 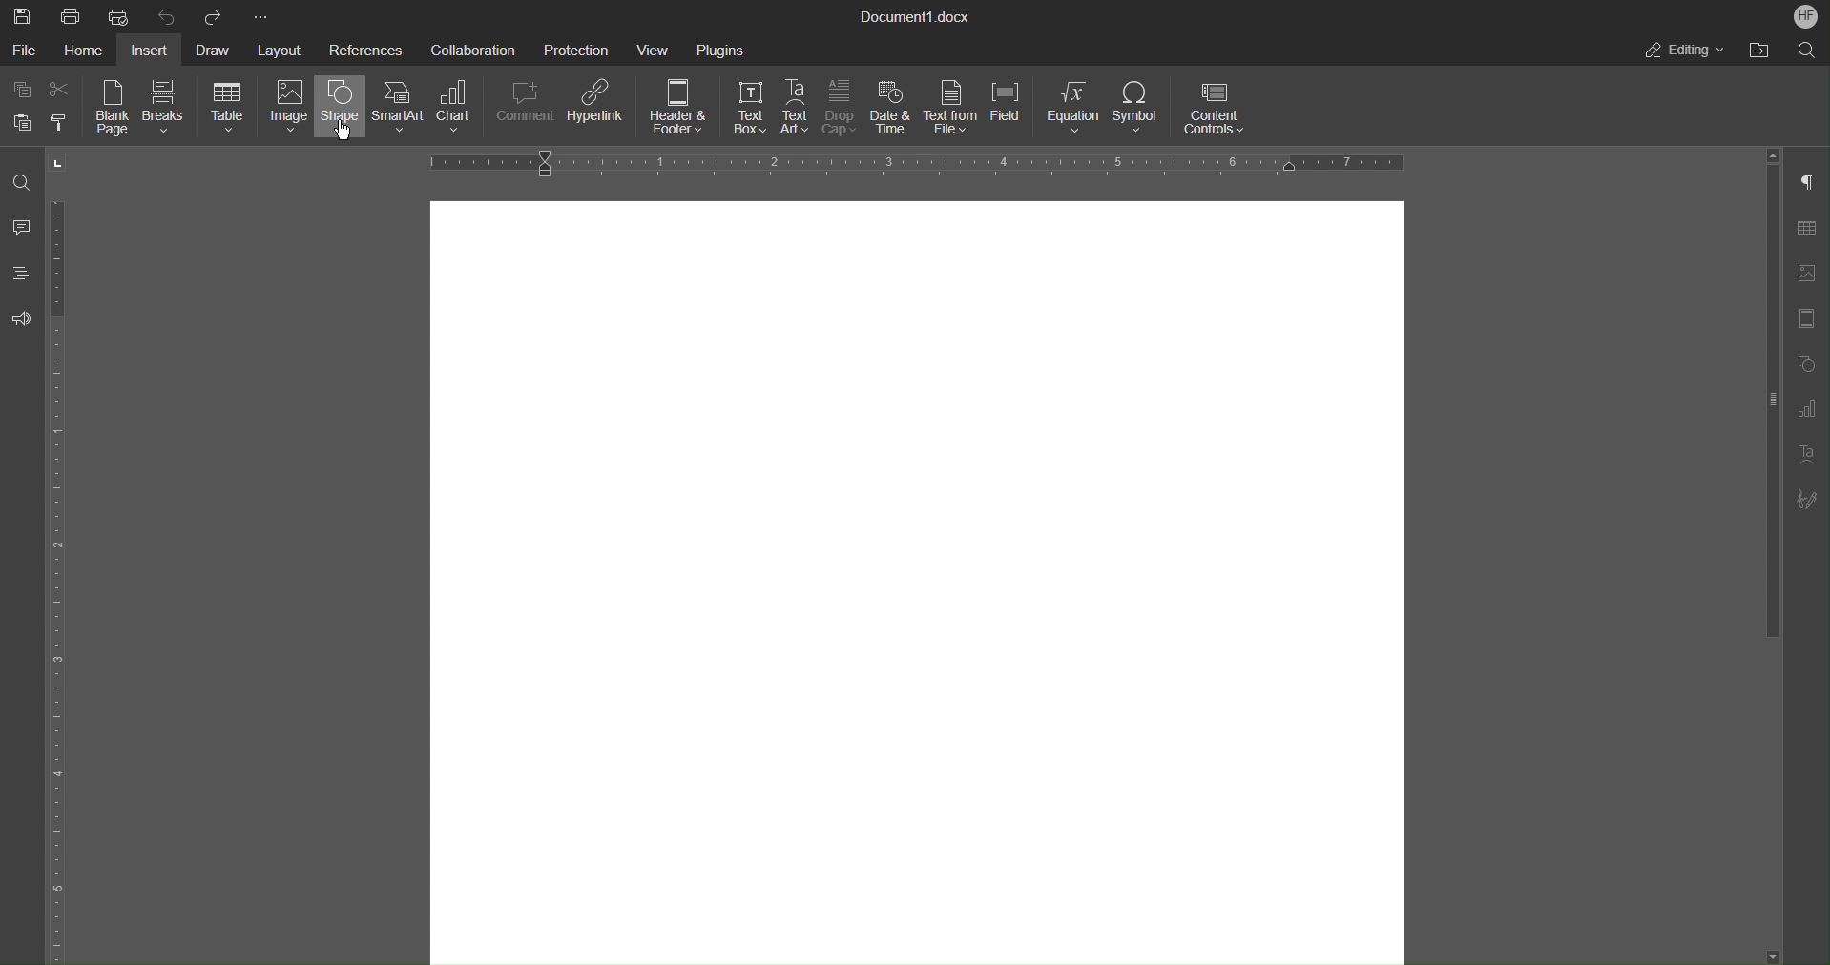 I want to click on Signature, so click(x=1814, y=500).